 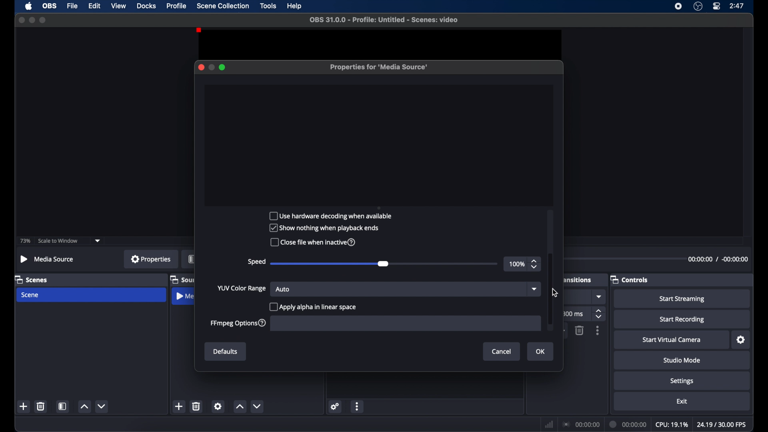 I want to click on time, so click(x=737, y=6).